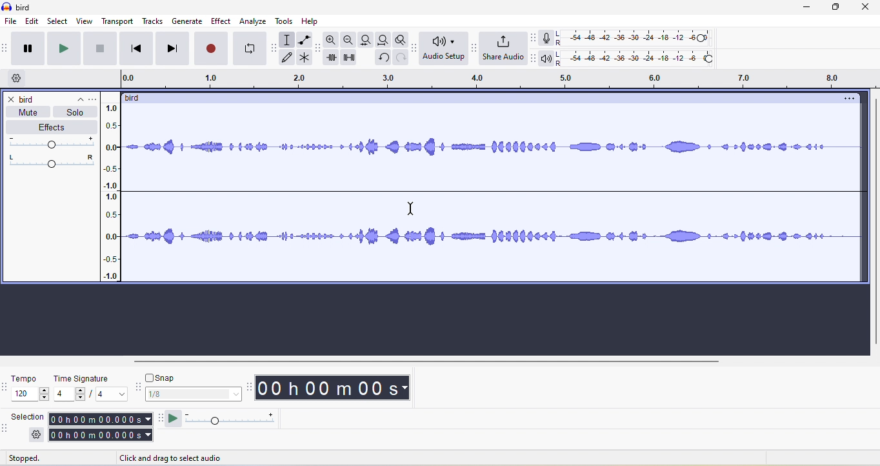 This screenshot has height=466, width=880. Describe the element at coordinates (642, 37) in the screenshot. I see `recording level` at that location.